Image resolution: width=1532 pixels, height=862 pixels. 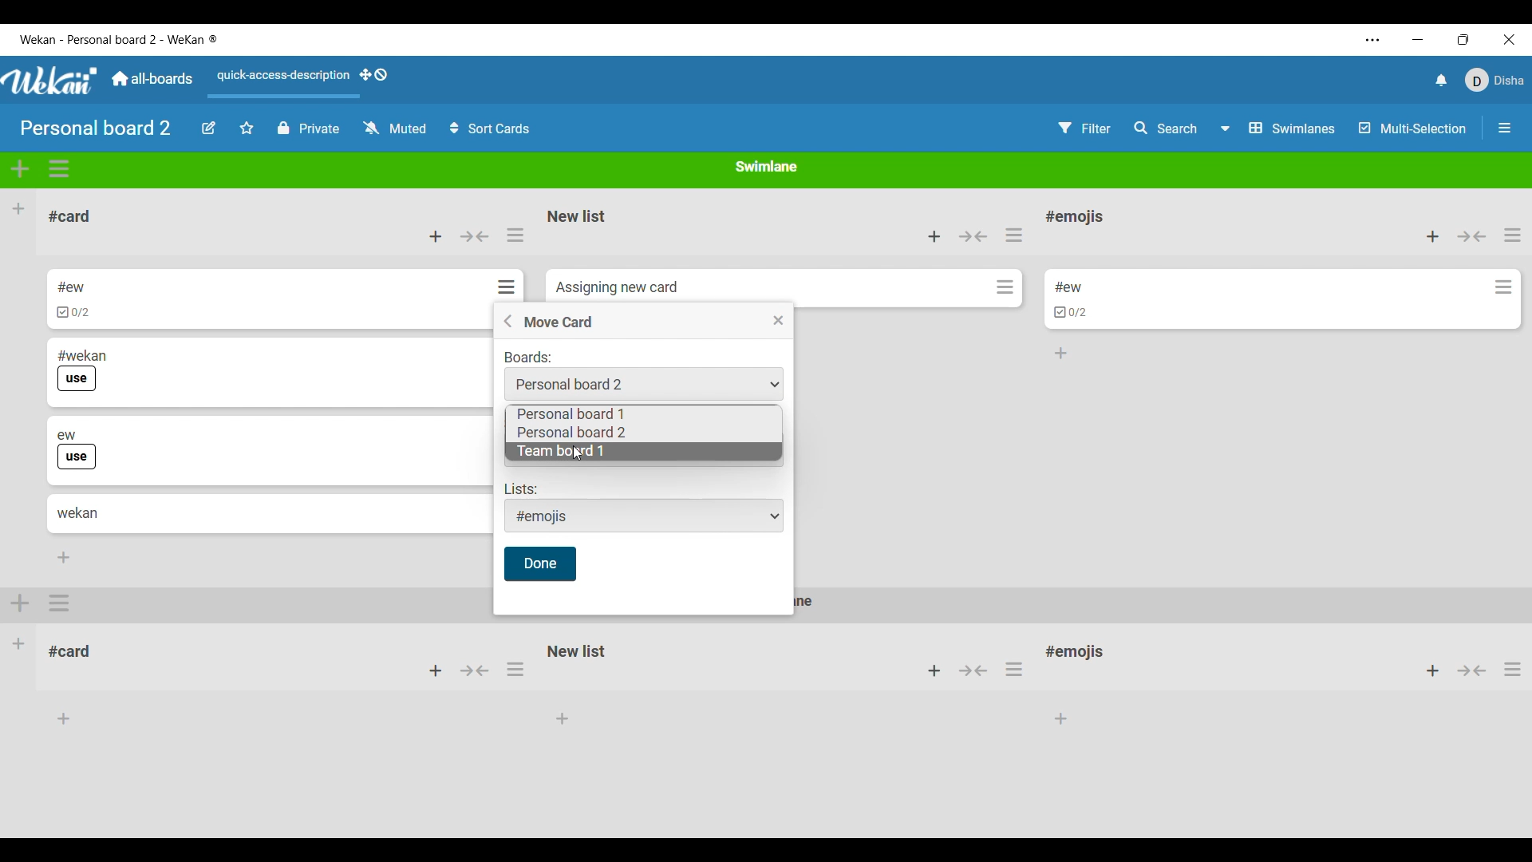 What do you see at coordinates (77, 450) in the screenshot?
I see `Card title and label` at bounding box center [77, 450].